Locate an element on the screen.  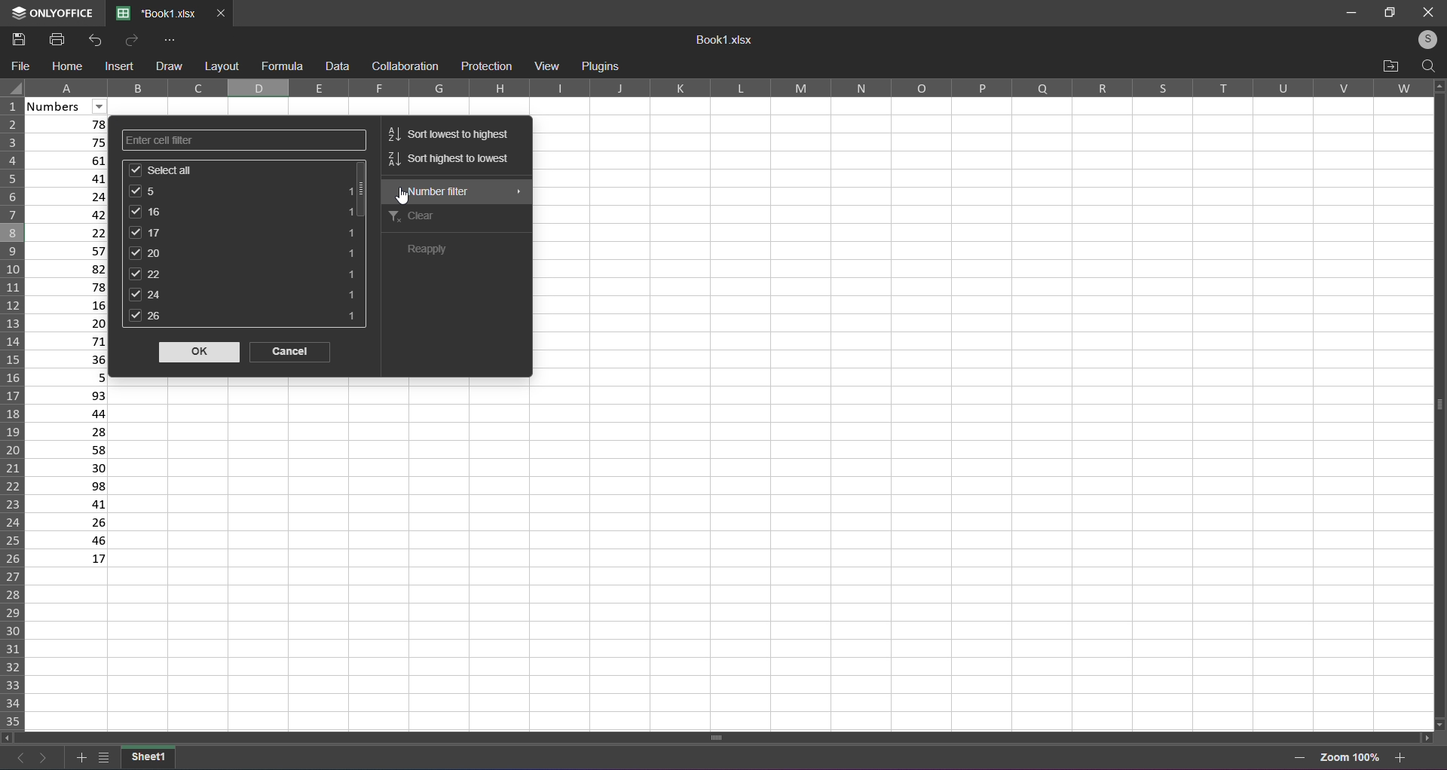
search is located at coordinates (1427, 66).